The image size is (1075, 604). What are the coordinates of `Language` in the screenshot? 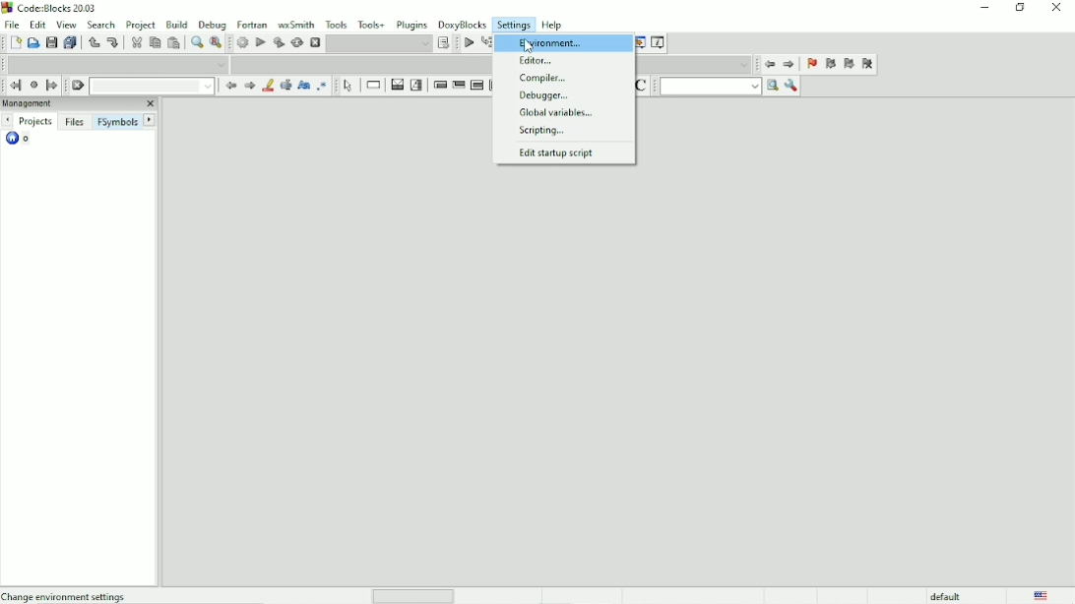 It's located at (1042, 595).